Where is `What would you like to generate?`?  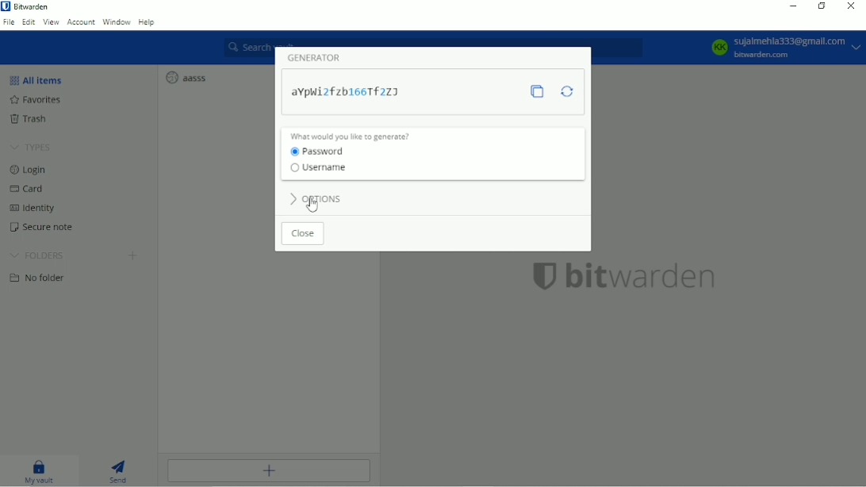 What would you like to generate? is located at coordinates (353, 136).